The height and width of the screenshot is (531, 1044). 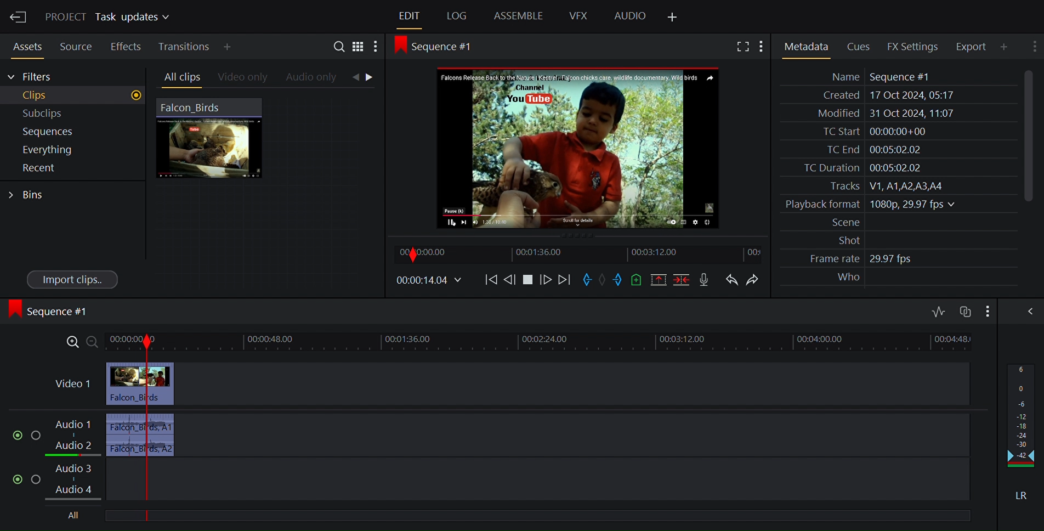 What do you see at coordinates (894, 259) in the screenshot?
I see `29.97 fps` at bounding box center [894, 259].